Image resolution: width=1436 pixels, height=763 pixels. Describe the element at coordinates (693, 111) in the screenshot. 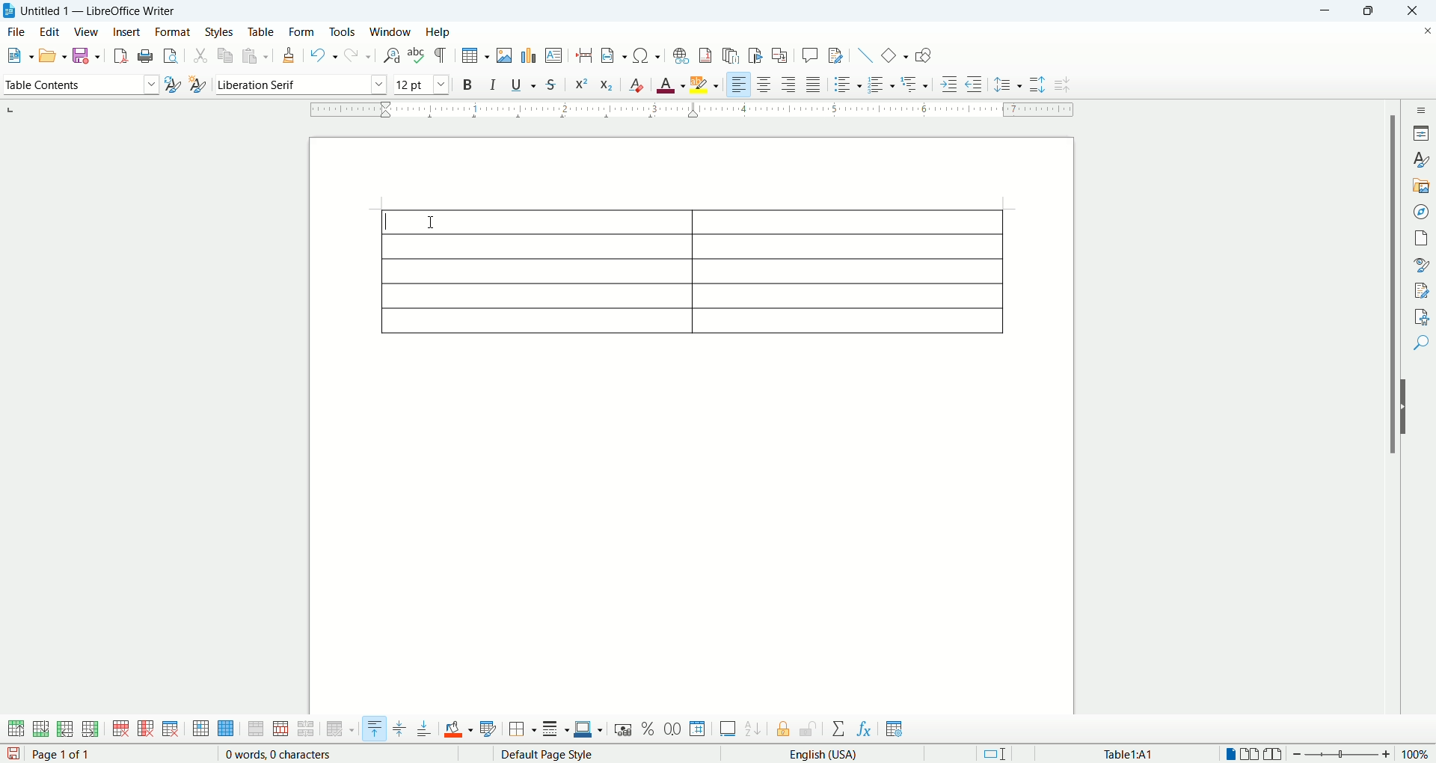

I see `border` at that location.